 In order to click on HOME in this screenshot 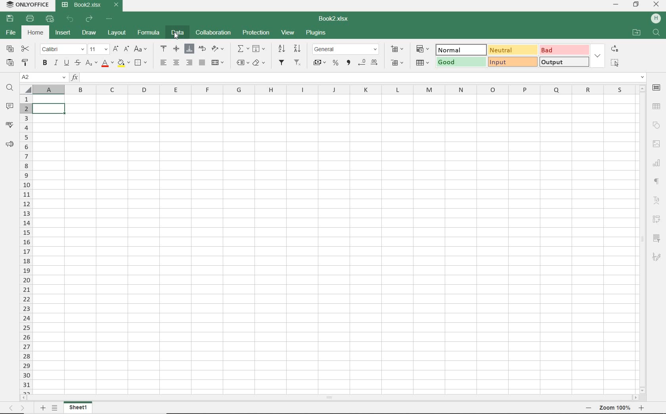, I will do `click(36, 33)`.